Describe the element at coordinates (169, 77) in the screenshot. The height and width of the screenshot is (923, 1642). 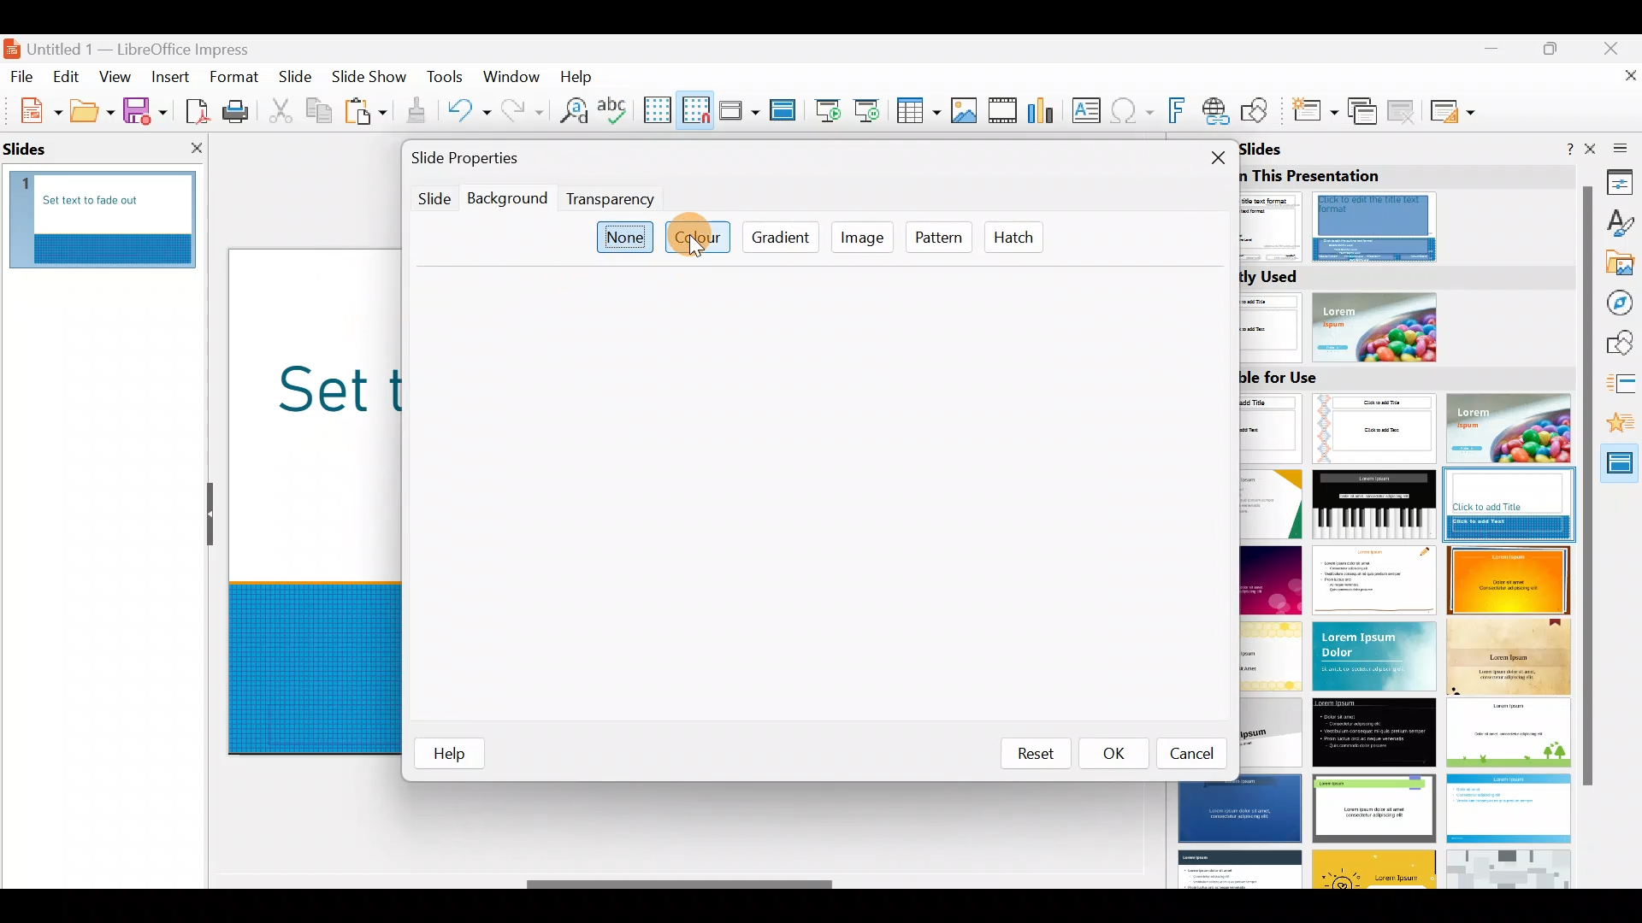
I see `Insert` at that location.